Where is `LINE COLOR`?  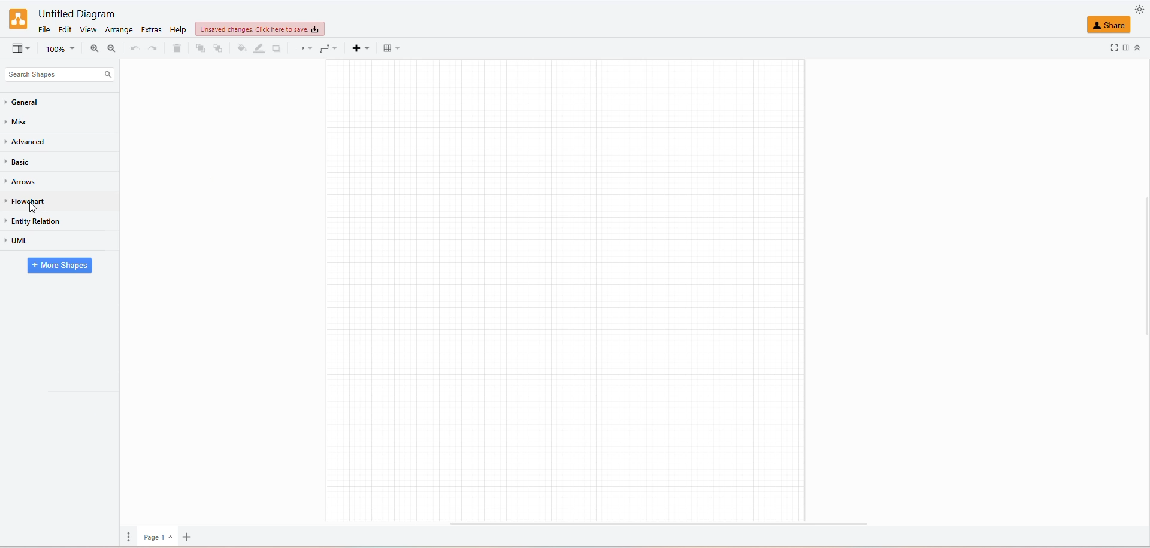
LINE COLOR is located at coordinates (259, 48).